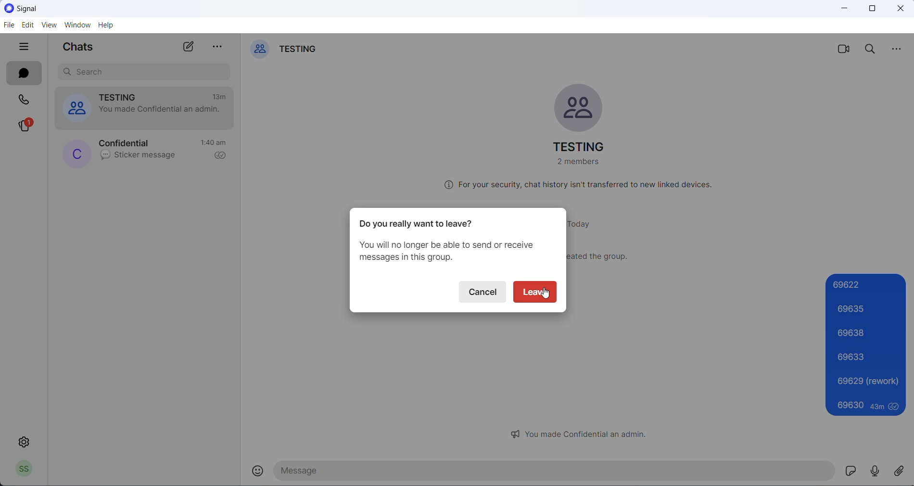 This screenshot has width=914, height=486. Describe the element at coordinates (215, 141) in the screenshot. I see `last active time` at that location.